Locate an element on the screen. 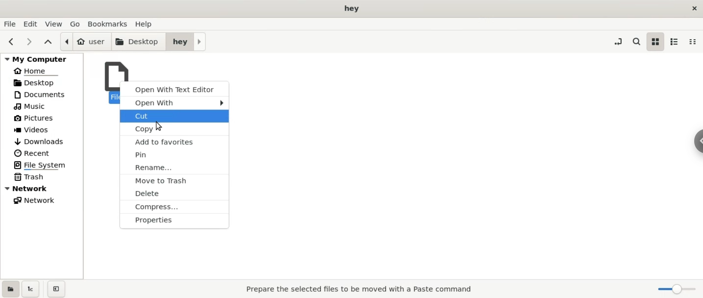 This screenshot has height=298, width=703. go is located at coordinates (73, 24).